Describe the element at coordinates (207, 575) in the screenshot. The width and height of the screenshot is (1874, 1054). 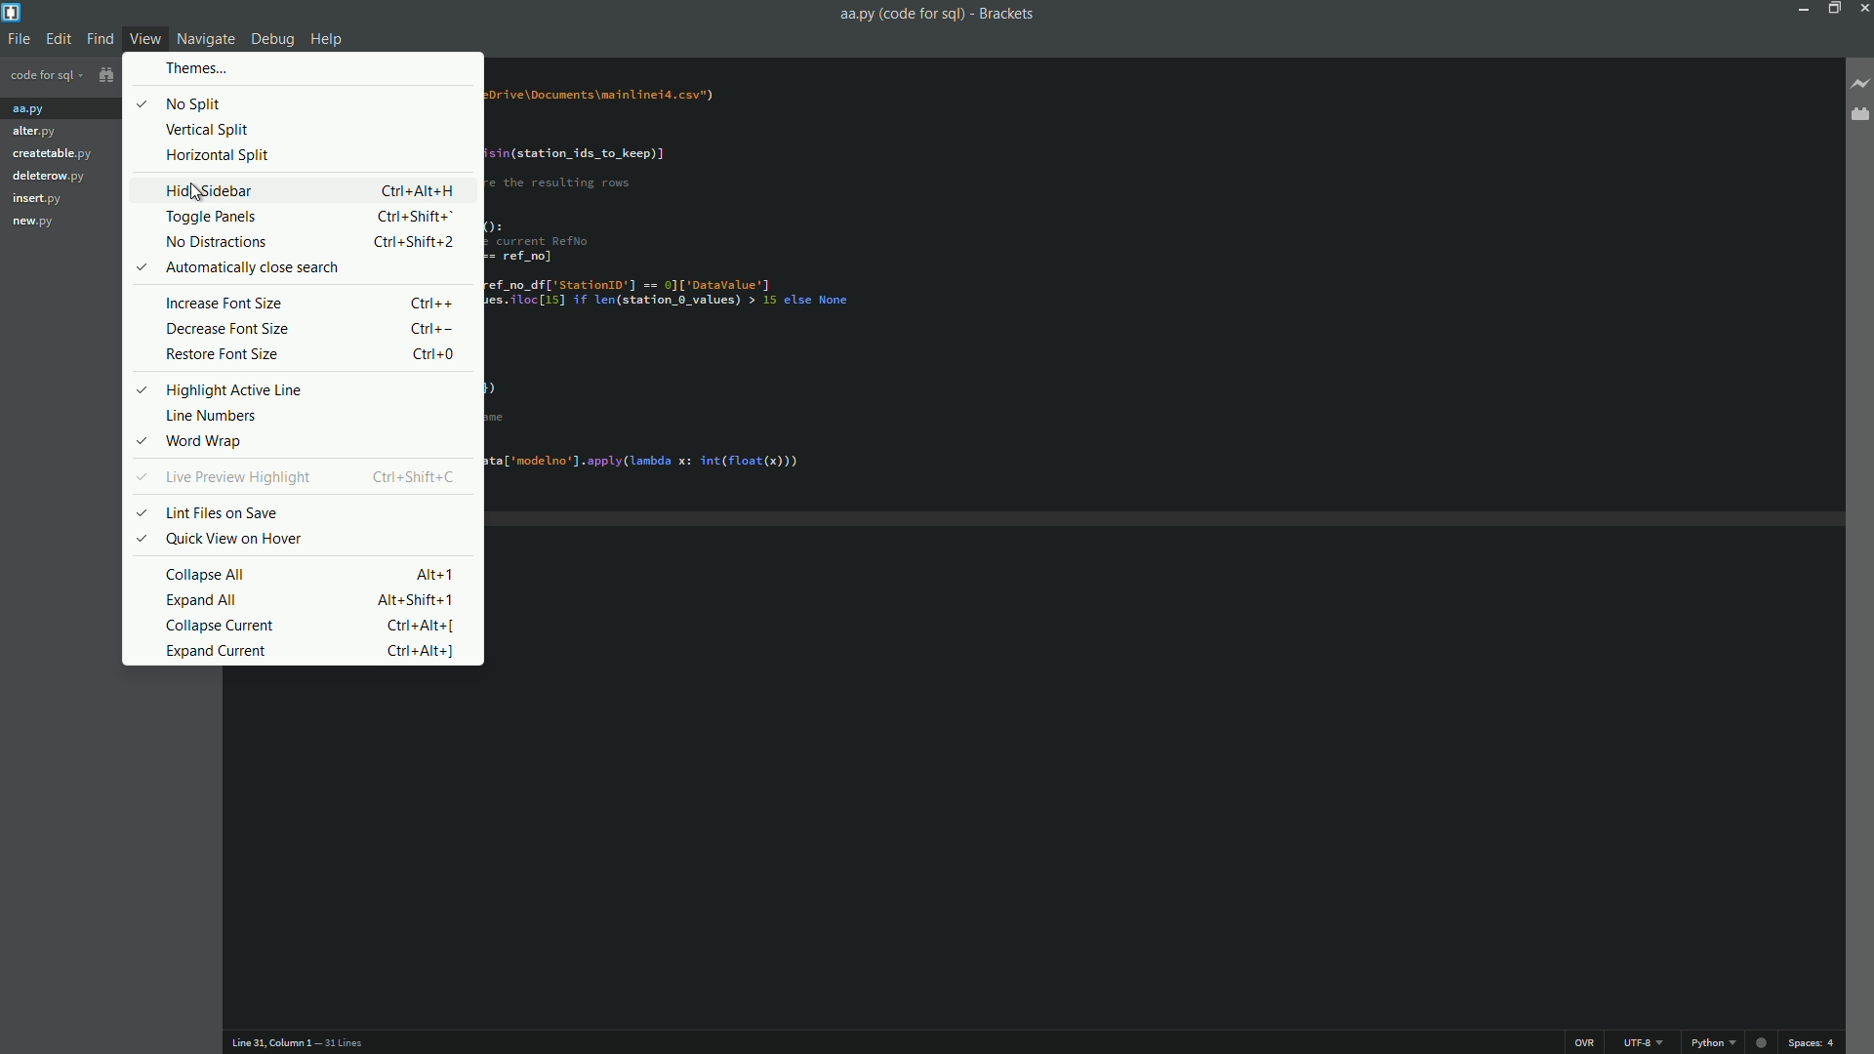
I see `collapse all button` at that location.